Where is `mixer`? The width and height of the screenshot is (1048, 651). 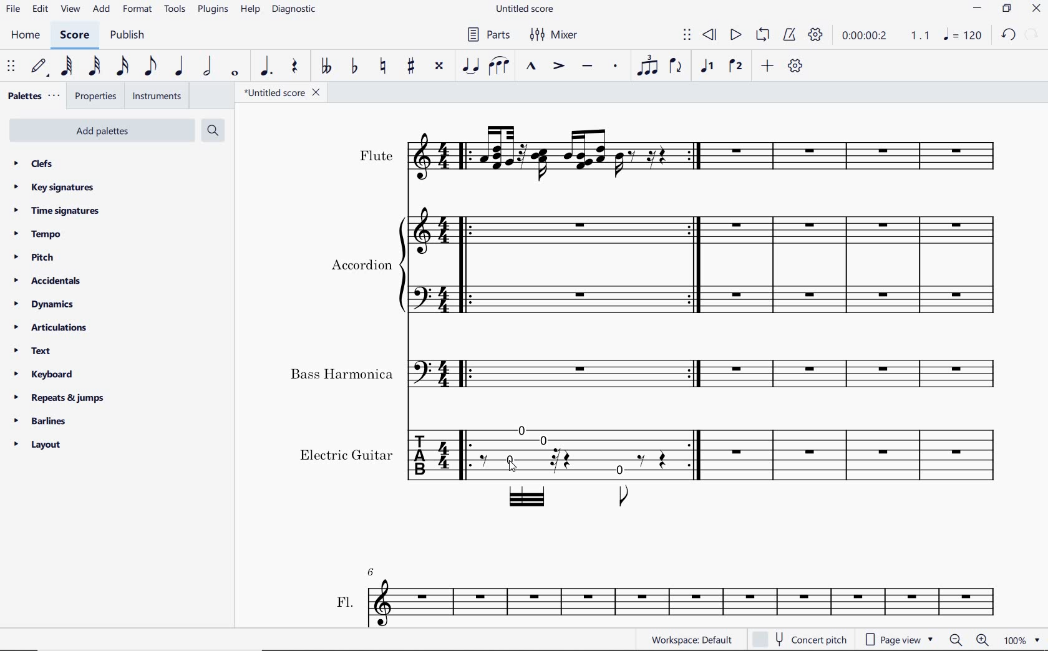
mixer is located at coordinates (555, 34).